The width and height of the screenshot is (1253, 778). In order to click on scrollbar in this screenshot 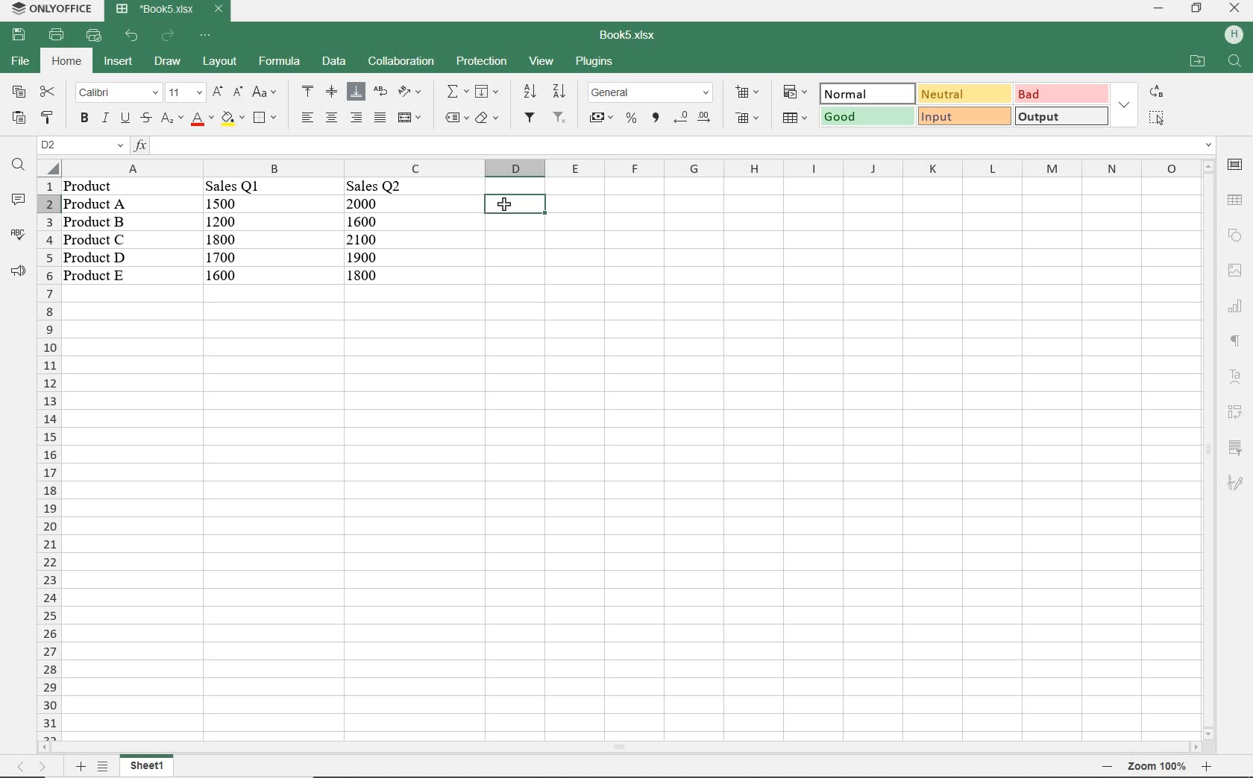, I will do `click(1208, 449)`.